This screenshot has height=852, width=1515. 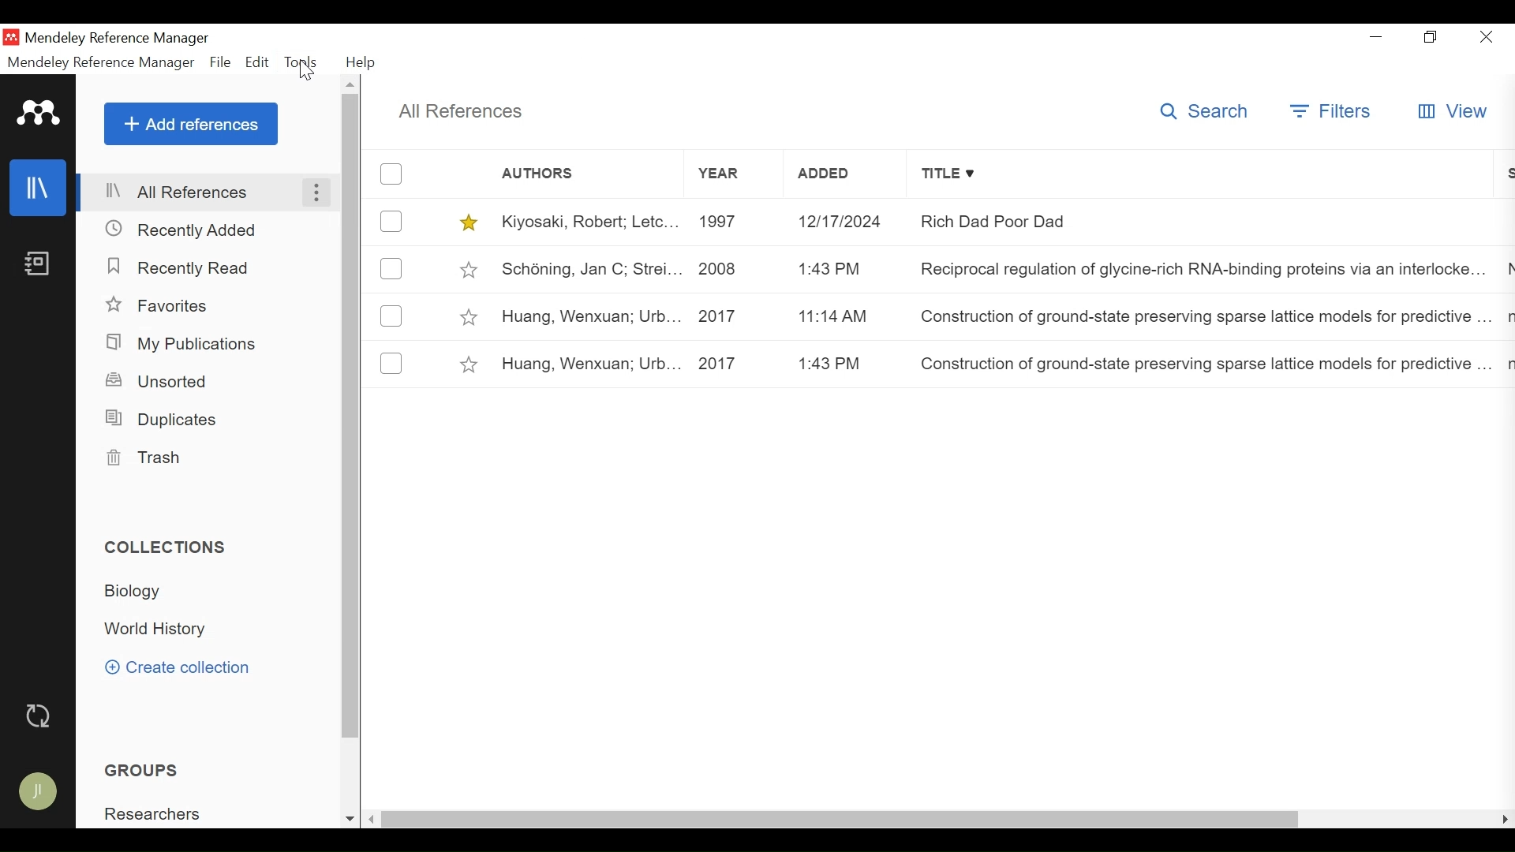 What do you see at coordinates (467, 366) in the screenshot?
I see `Toggle Favorites` at bounding box center [467, 366].